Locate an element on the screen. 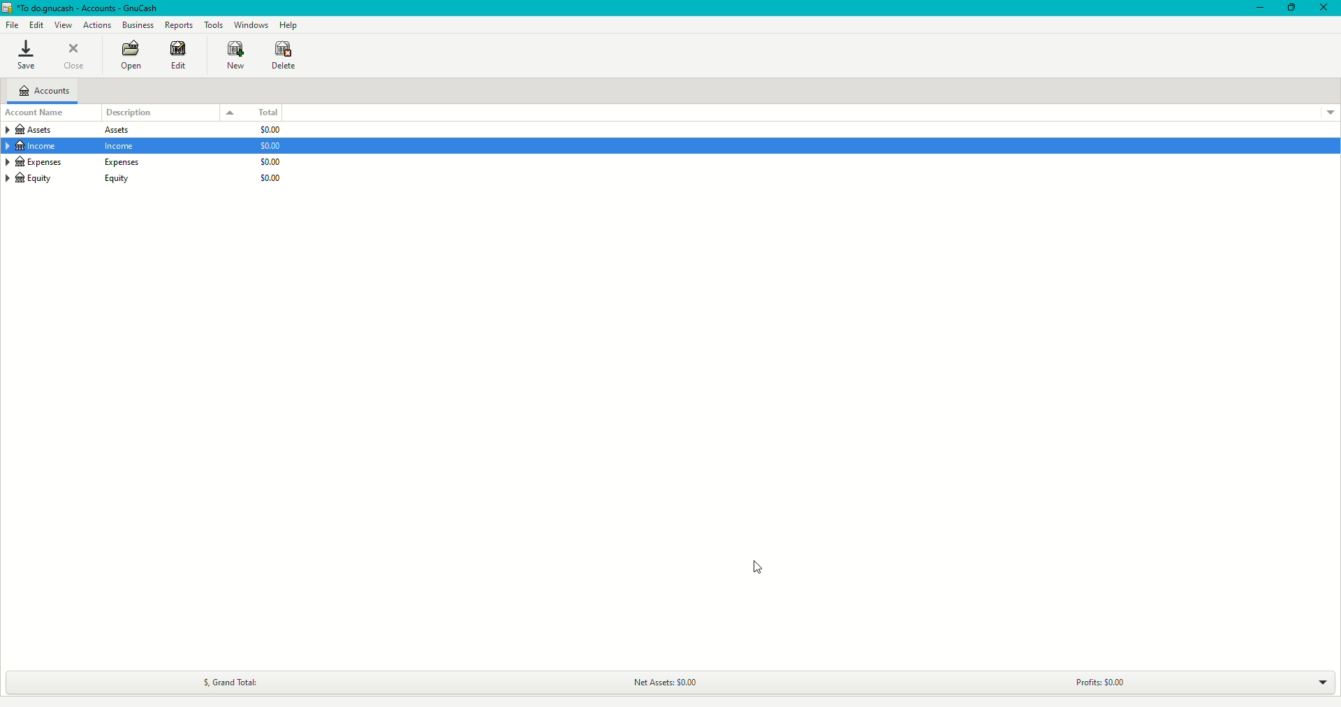  Minimize is located at coordinates (1256, 8).